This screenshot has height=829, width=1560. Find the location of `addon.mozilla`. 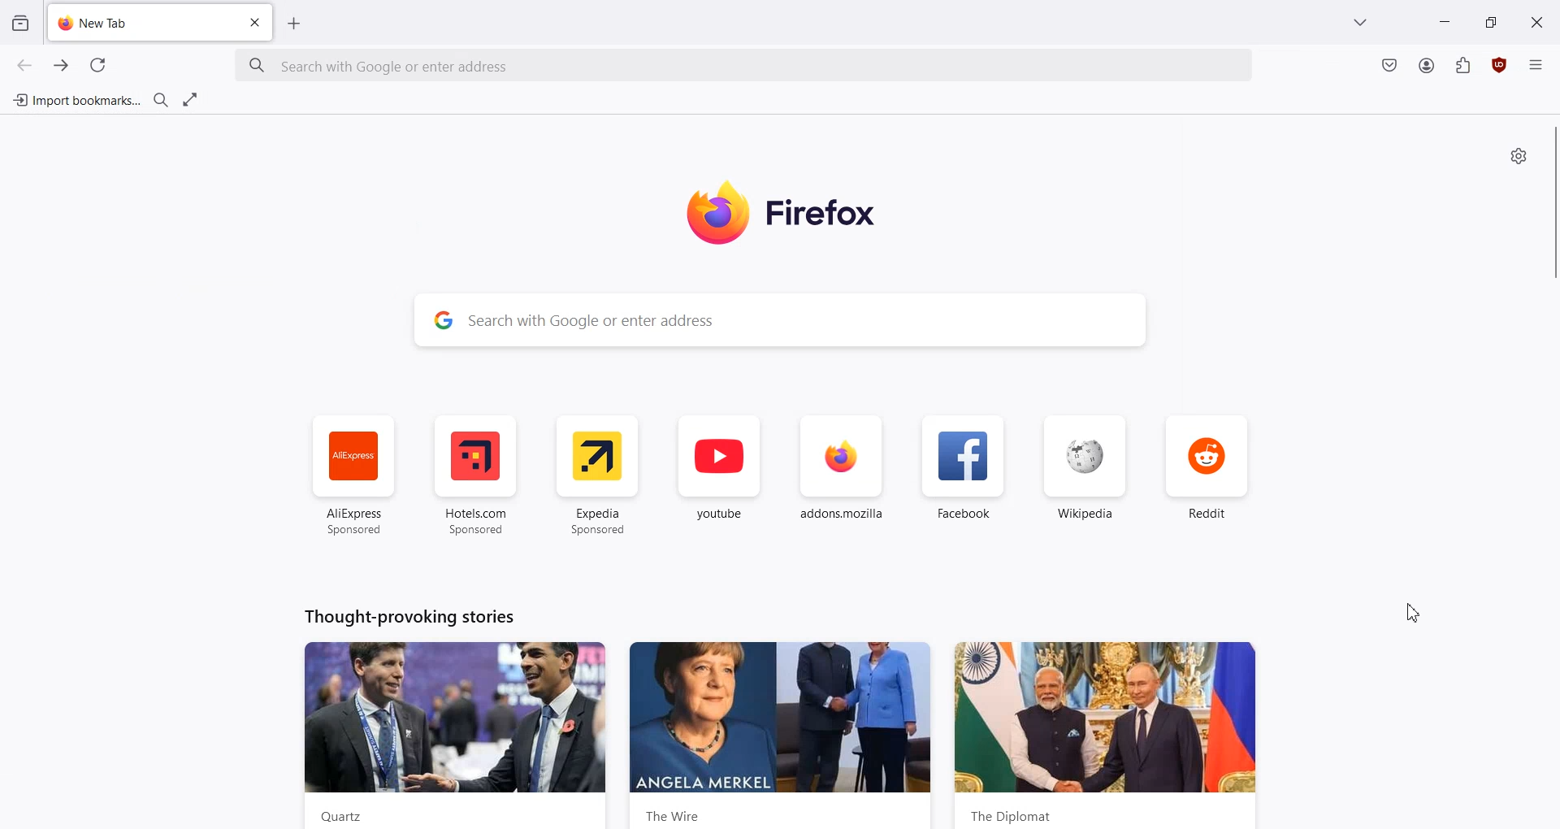

addon.mozilla is located at coordinates (842, 476).